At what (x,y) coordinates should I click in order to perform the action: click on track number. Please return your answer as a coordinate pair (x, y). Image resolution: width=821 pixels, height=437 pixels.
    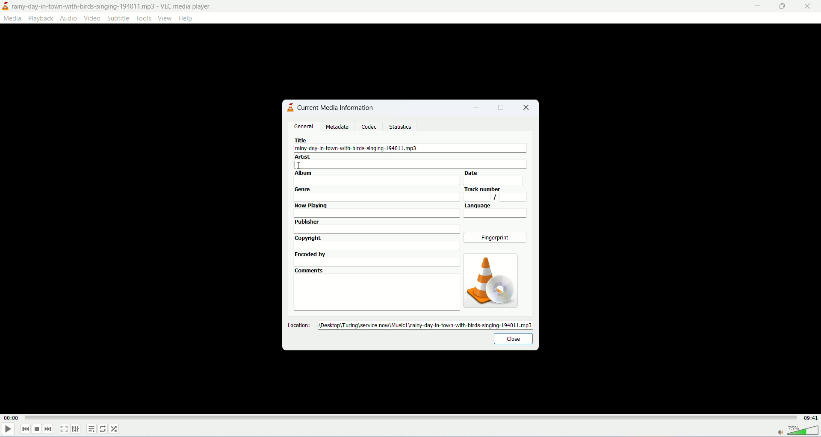
    Looking at the image, I should click on (496, 194).